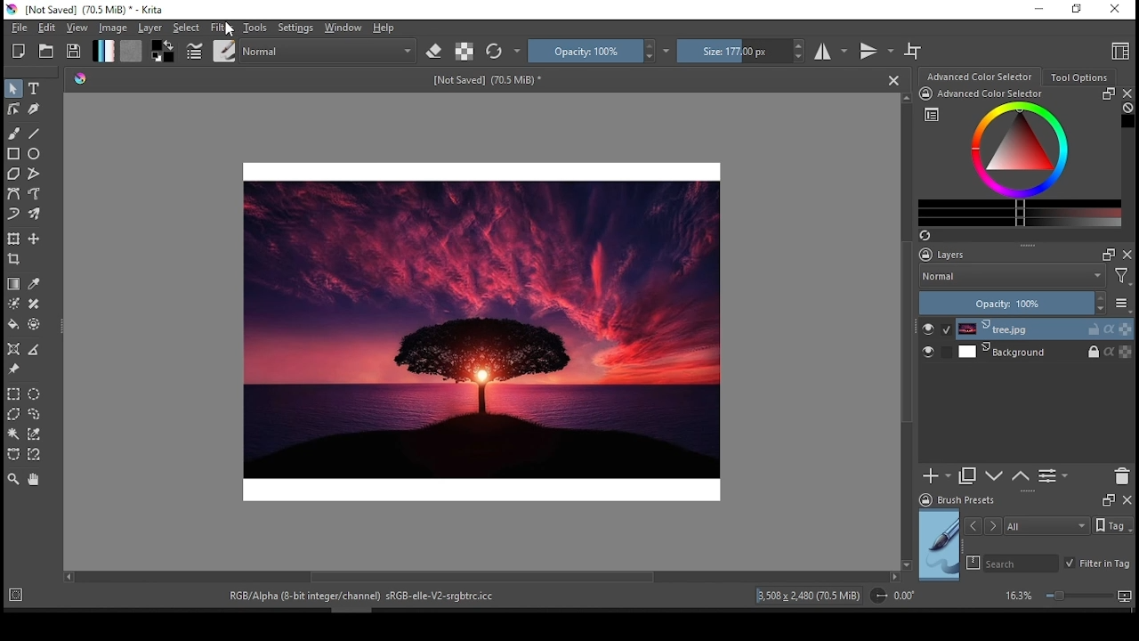 Image resolution: width=1139 pixels, height=641 pixels. Describe the element at coordinates (1117, 50) in the screenshot. I see `choose workspace` at that location.